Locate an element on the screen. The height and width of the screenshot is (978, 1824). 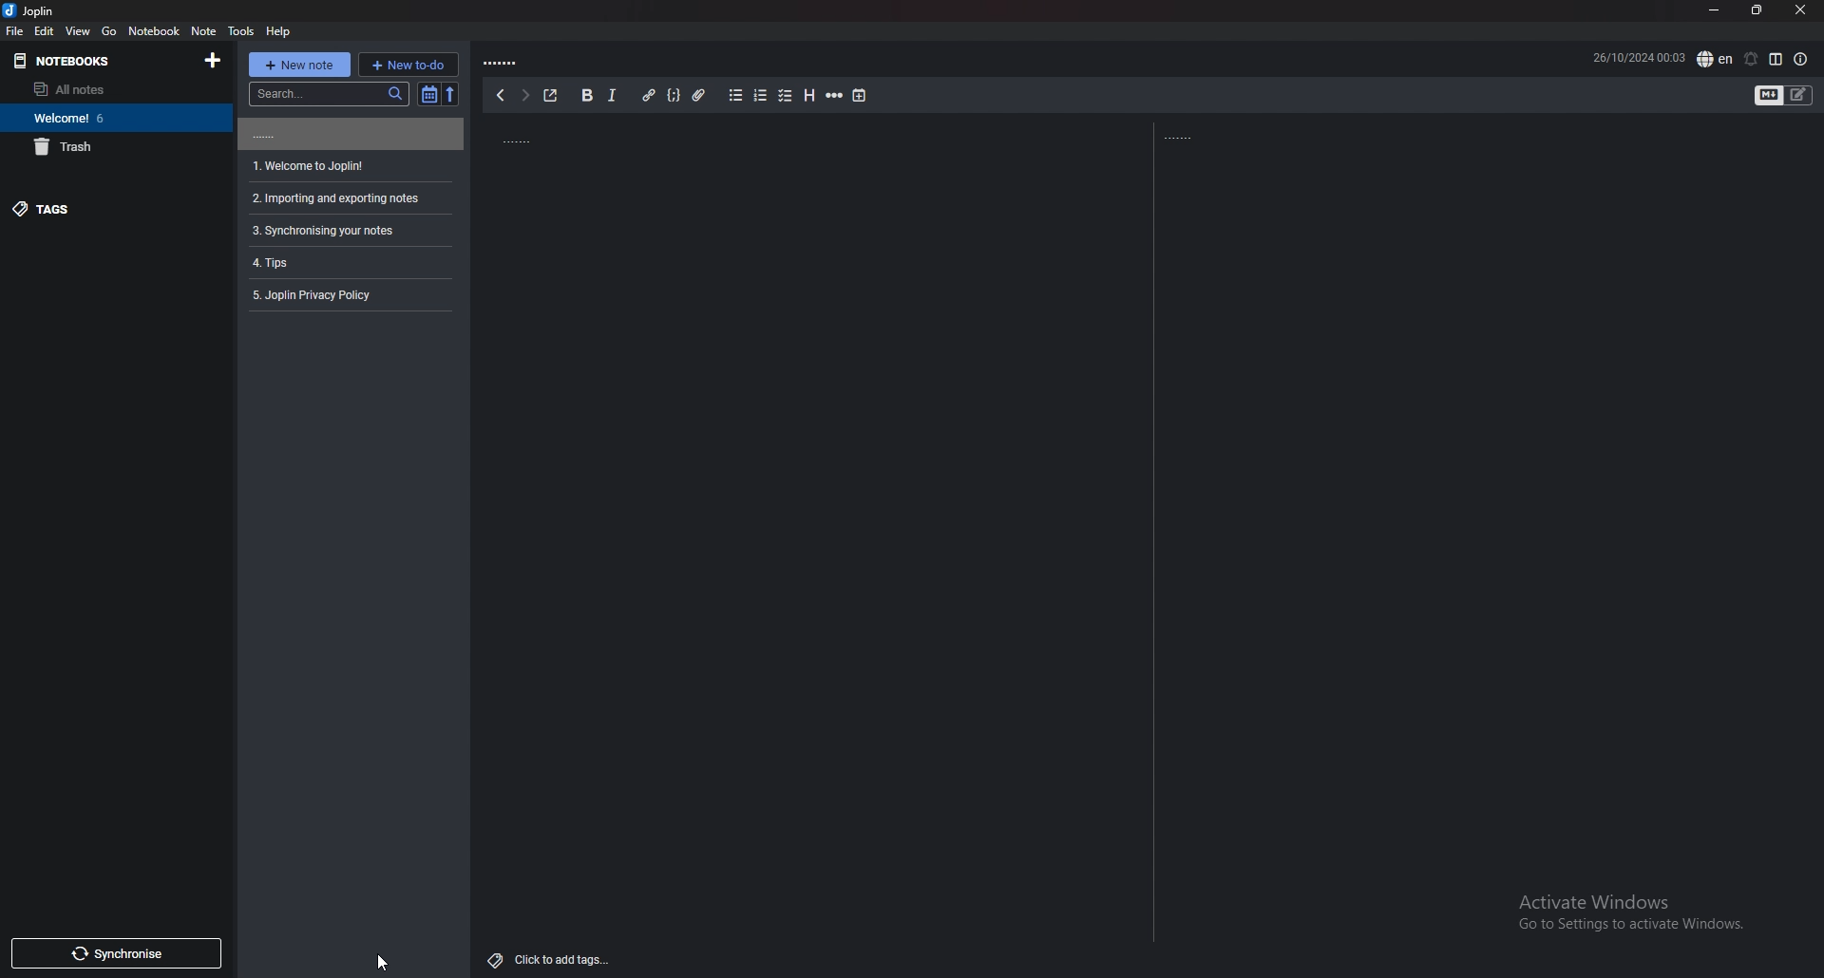
bulleted list is located at coordinates (737, 95).